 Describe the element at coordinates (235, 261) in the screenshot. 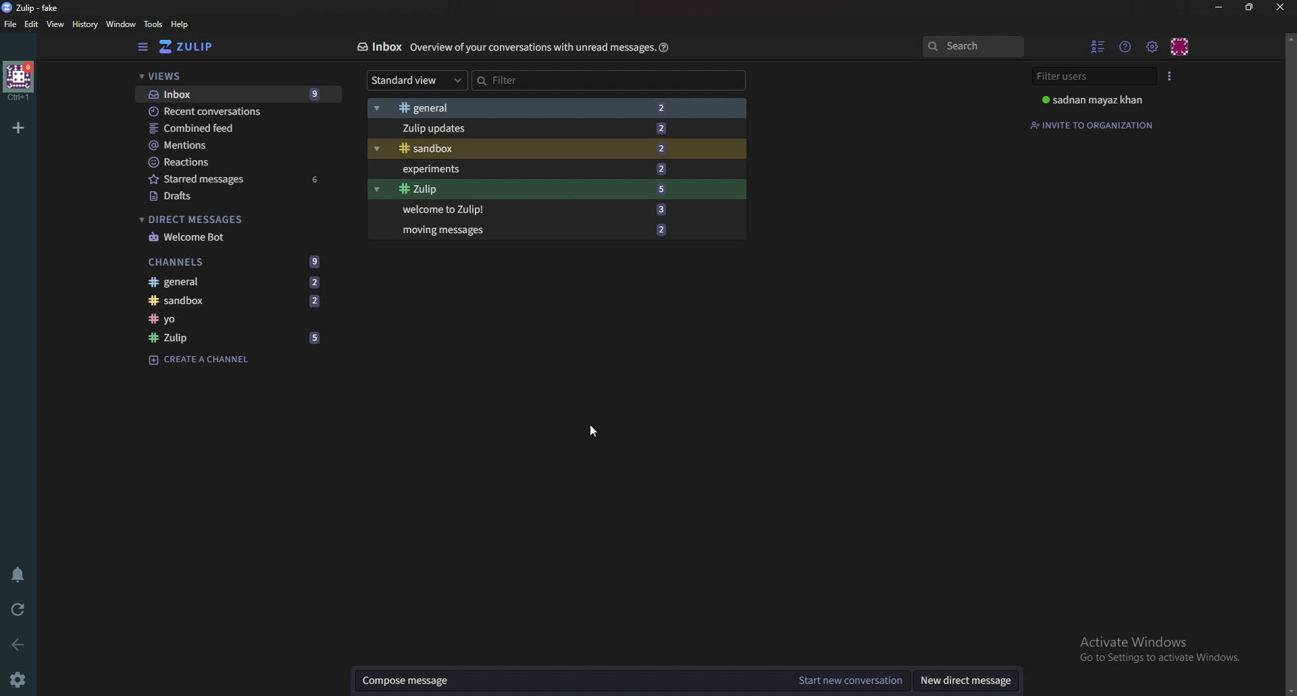

I see `Channels` at that location.